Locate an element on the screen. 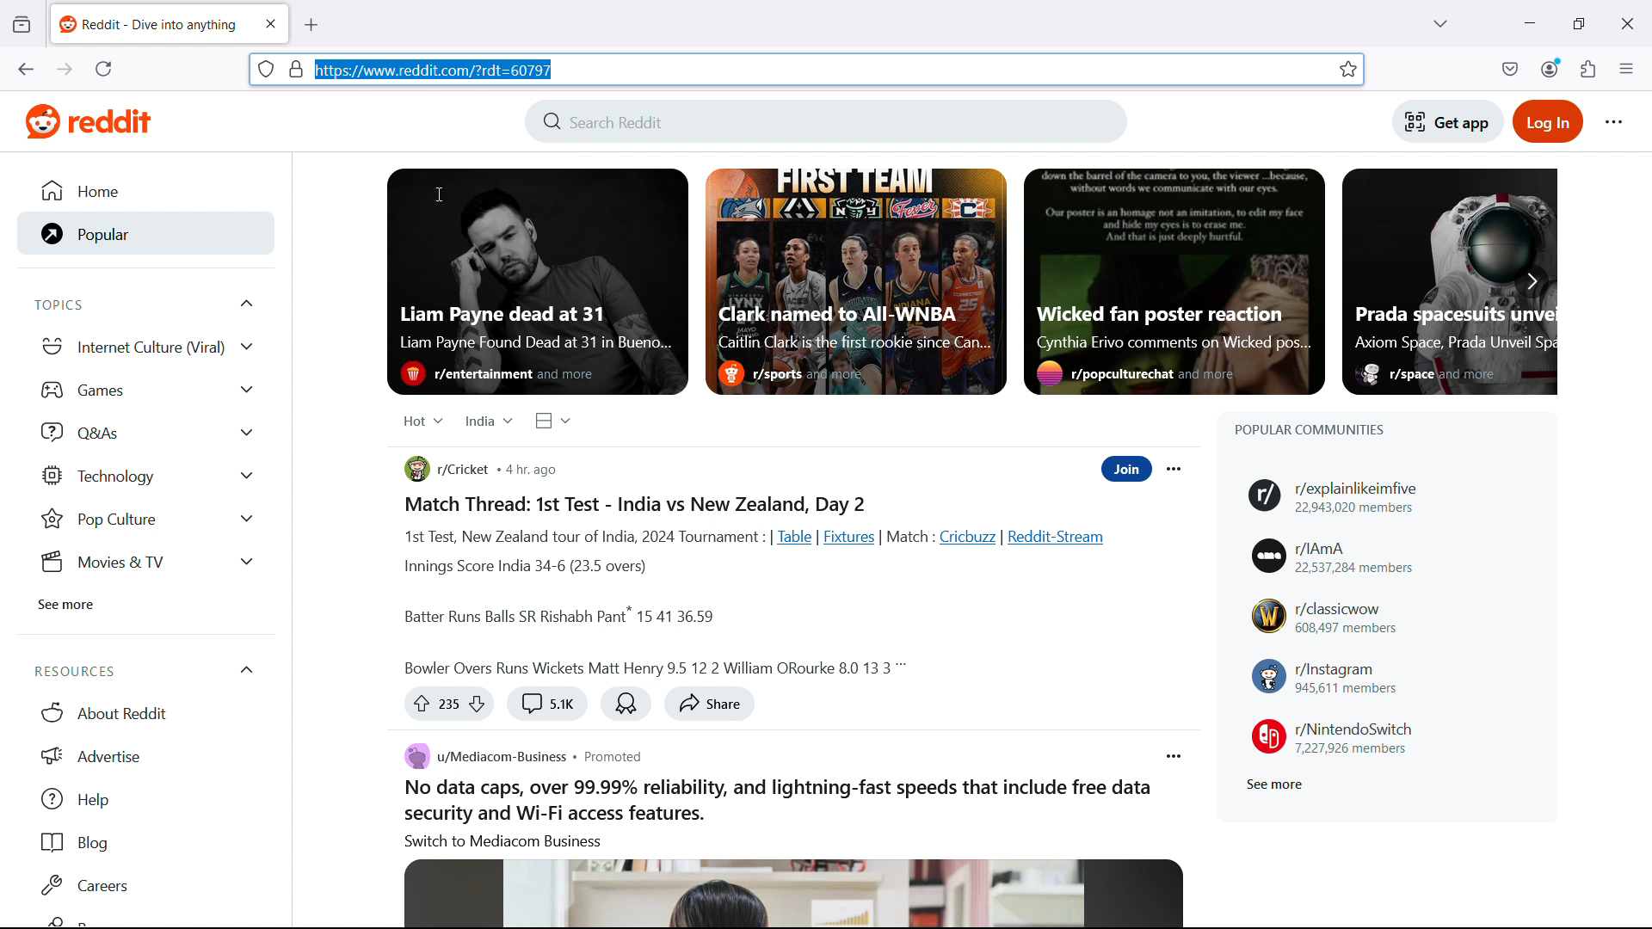 This screenshot has height=929, width=1652. list all tabs is located at coordinates (1439, 22).